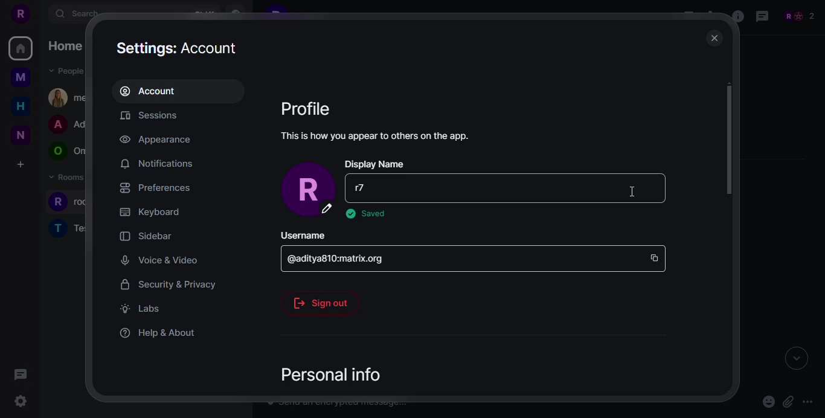  What do you see at coordinates (787, 402) in the screenshot?
I see `attach` at bounding box center [787, 402].